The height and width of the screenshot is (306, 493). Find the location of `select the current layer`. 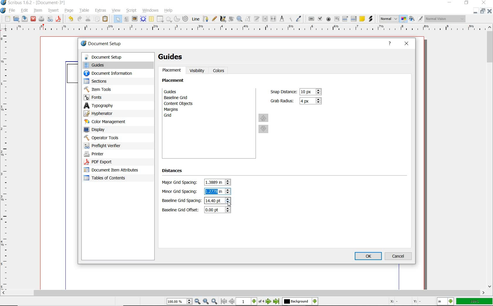

select the current layer is located at coordinates (300, 302).